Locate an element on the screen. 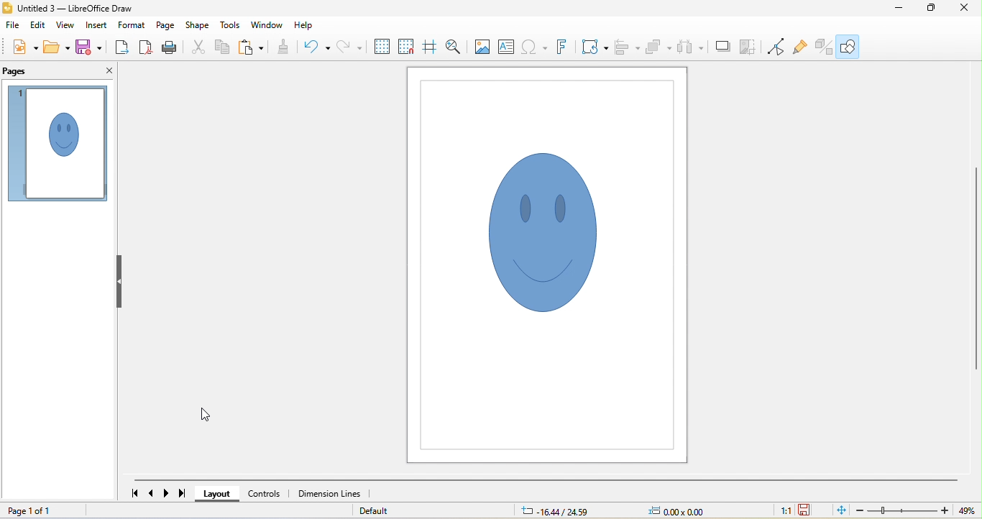  helplines while moving is located at coordinates (430, 47).